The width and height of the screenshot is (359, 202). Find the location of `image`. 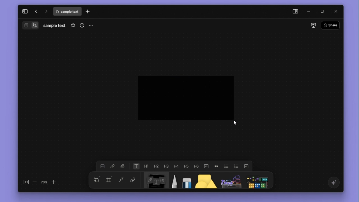

image is located at coordinates (102, 166).